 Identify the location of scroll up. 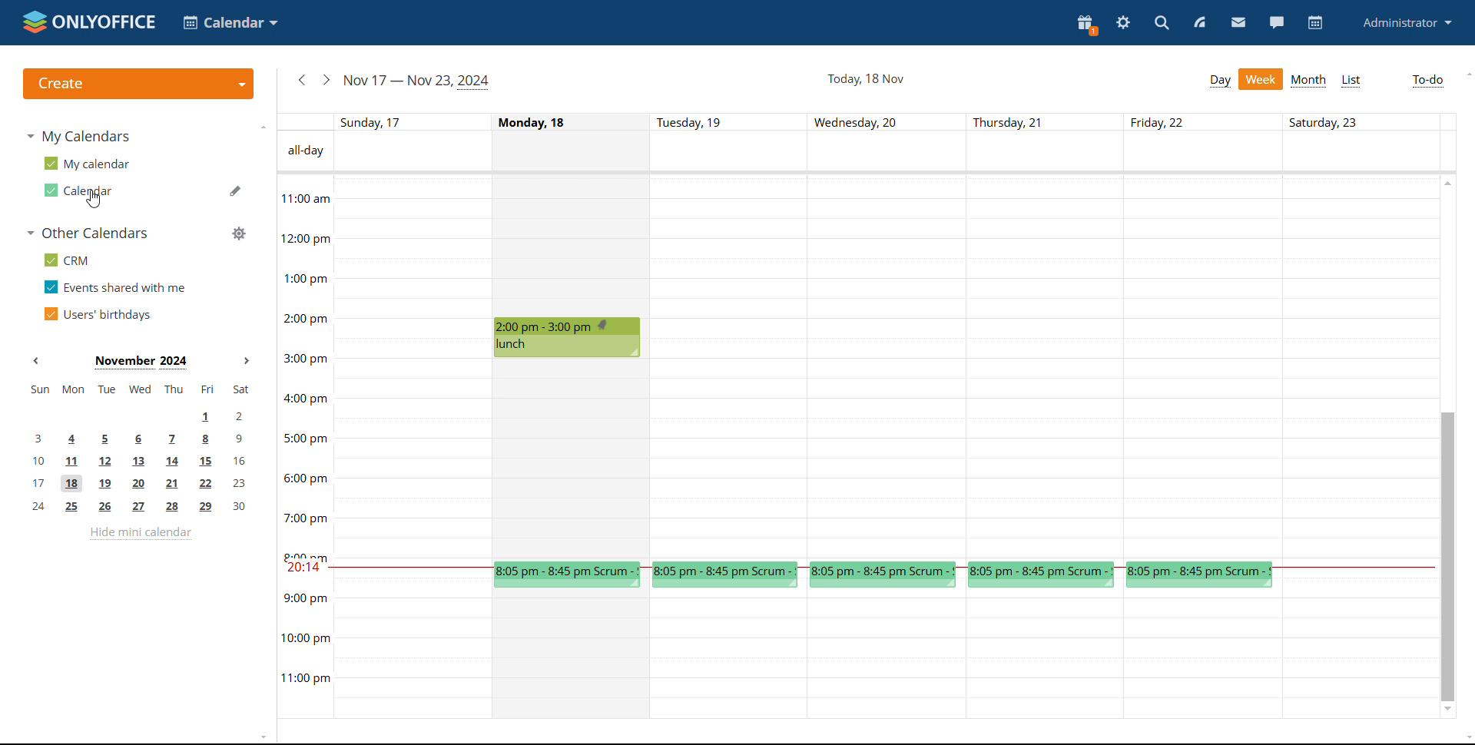
(1449, 183).